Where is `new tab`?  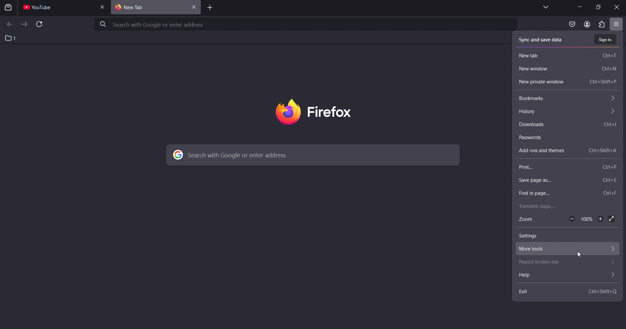 new tab is located at coordinates (208, 8).